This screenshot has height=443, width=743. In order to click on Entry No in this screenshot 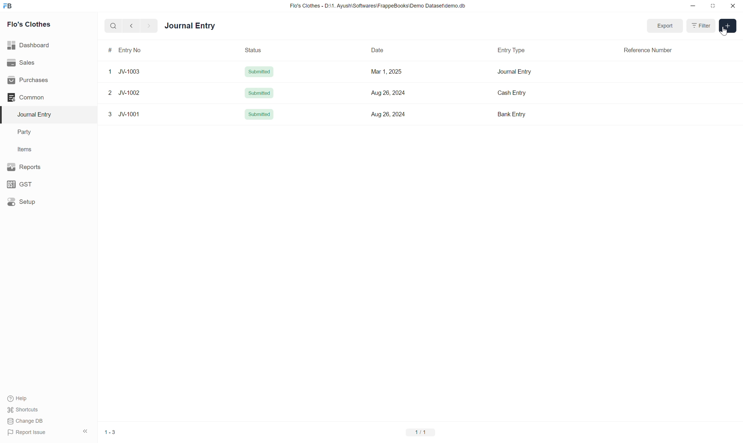, I will do `click(130, 50)`.